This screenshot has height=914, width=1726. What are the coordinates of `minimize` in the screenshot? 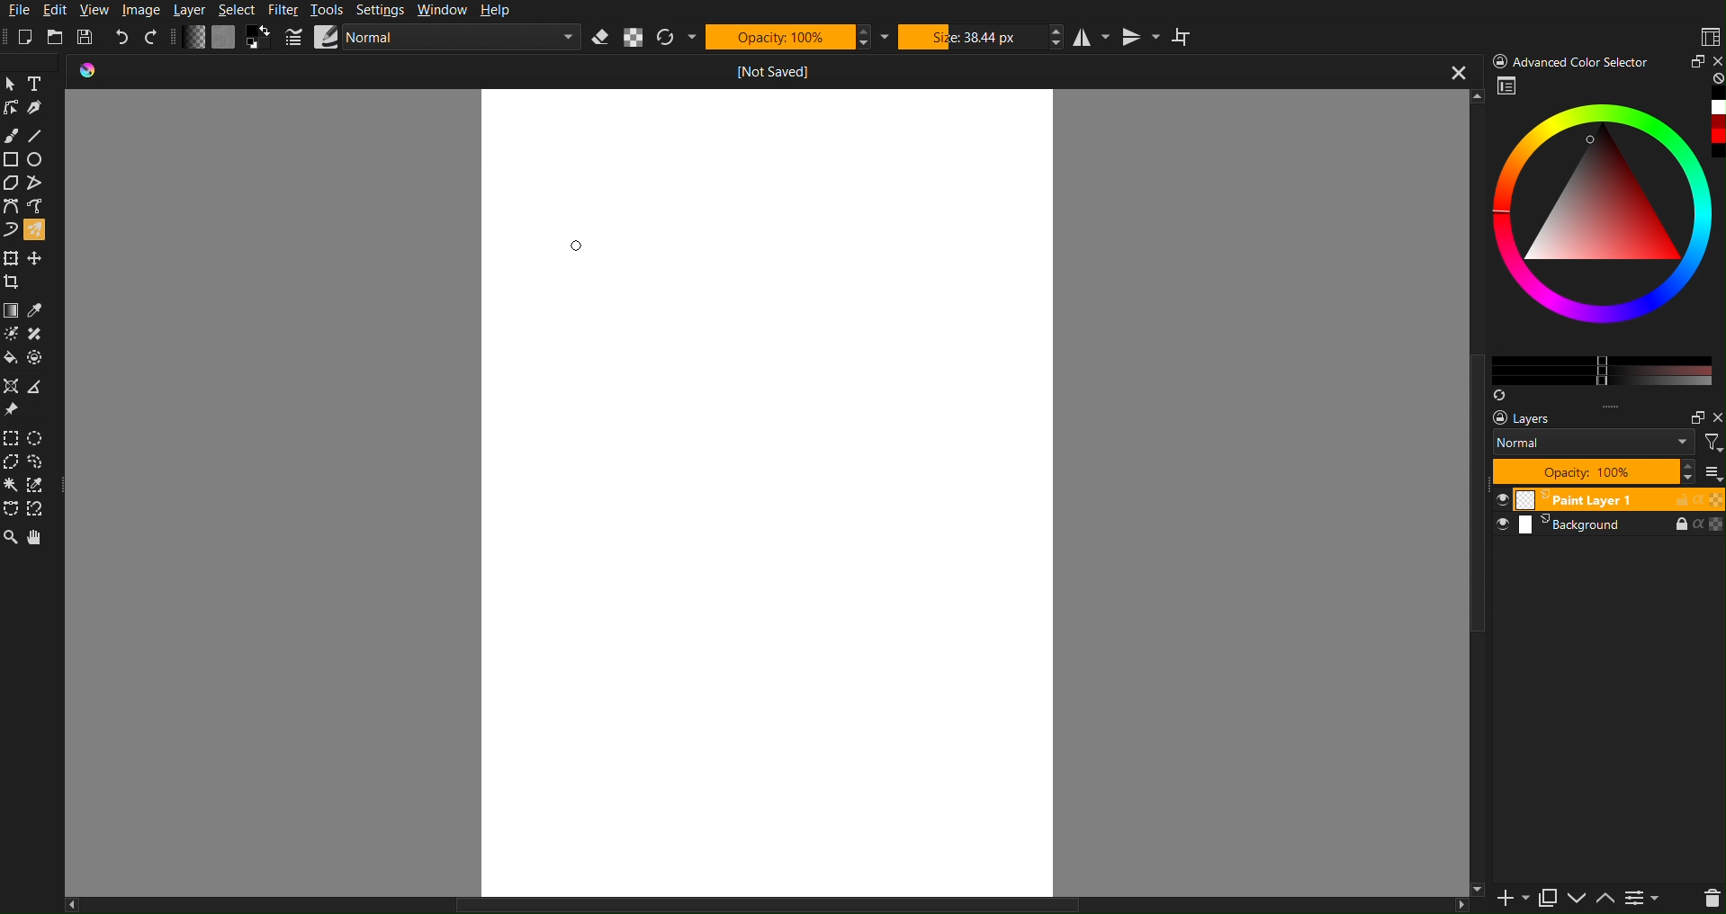 It's located at (1691, 415).